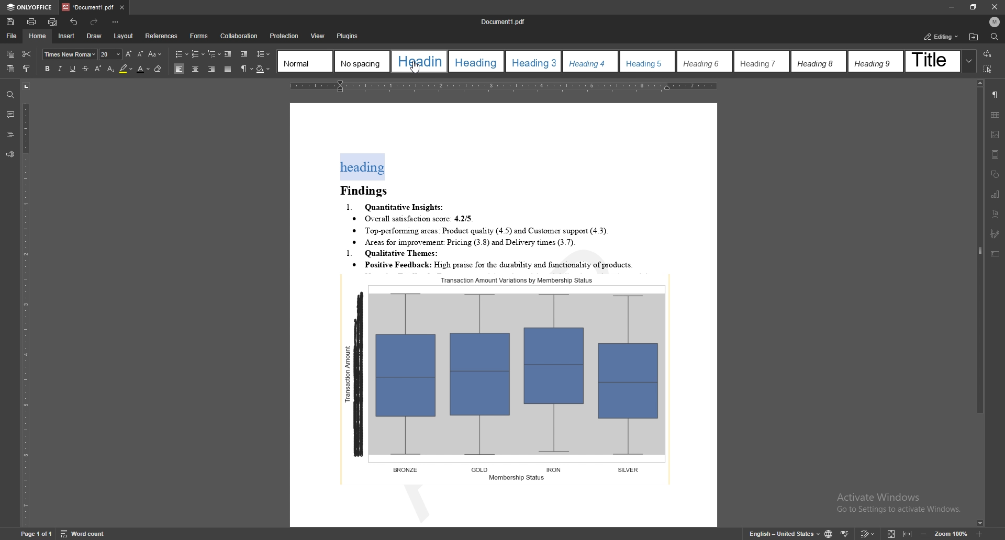  Describe the element at coordinates (87, 7) in the screenshot. I see `tab` at that location.